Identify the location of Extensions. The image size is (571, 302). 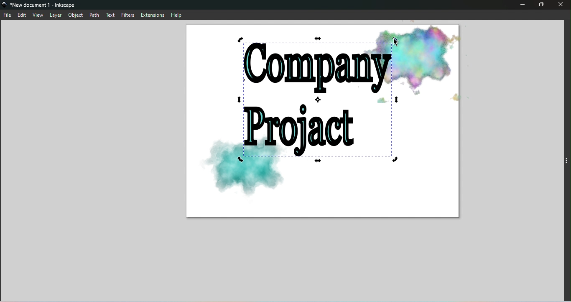
(153, 15).